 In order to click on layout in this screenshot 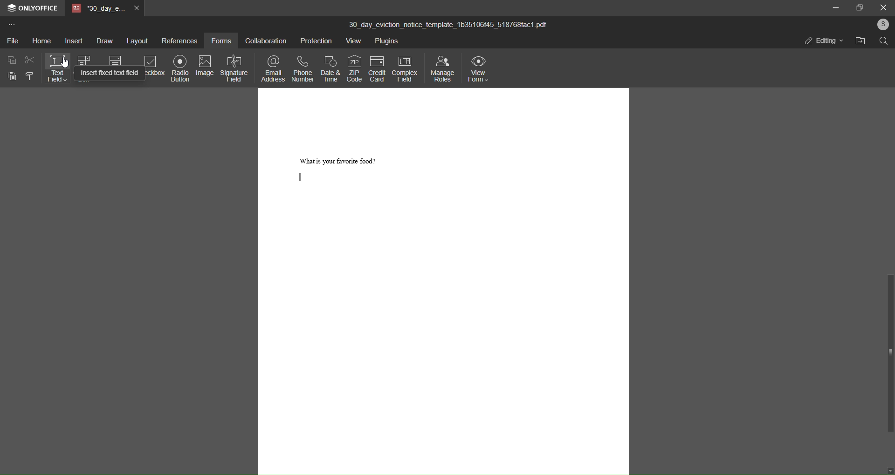, I will do `click(136, 40)`.